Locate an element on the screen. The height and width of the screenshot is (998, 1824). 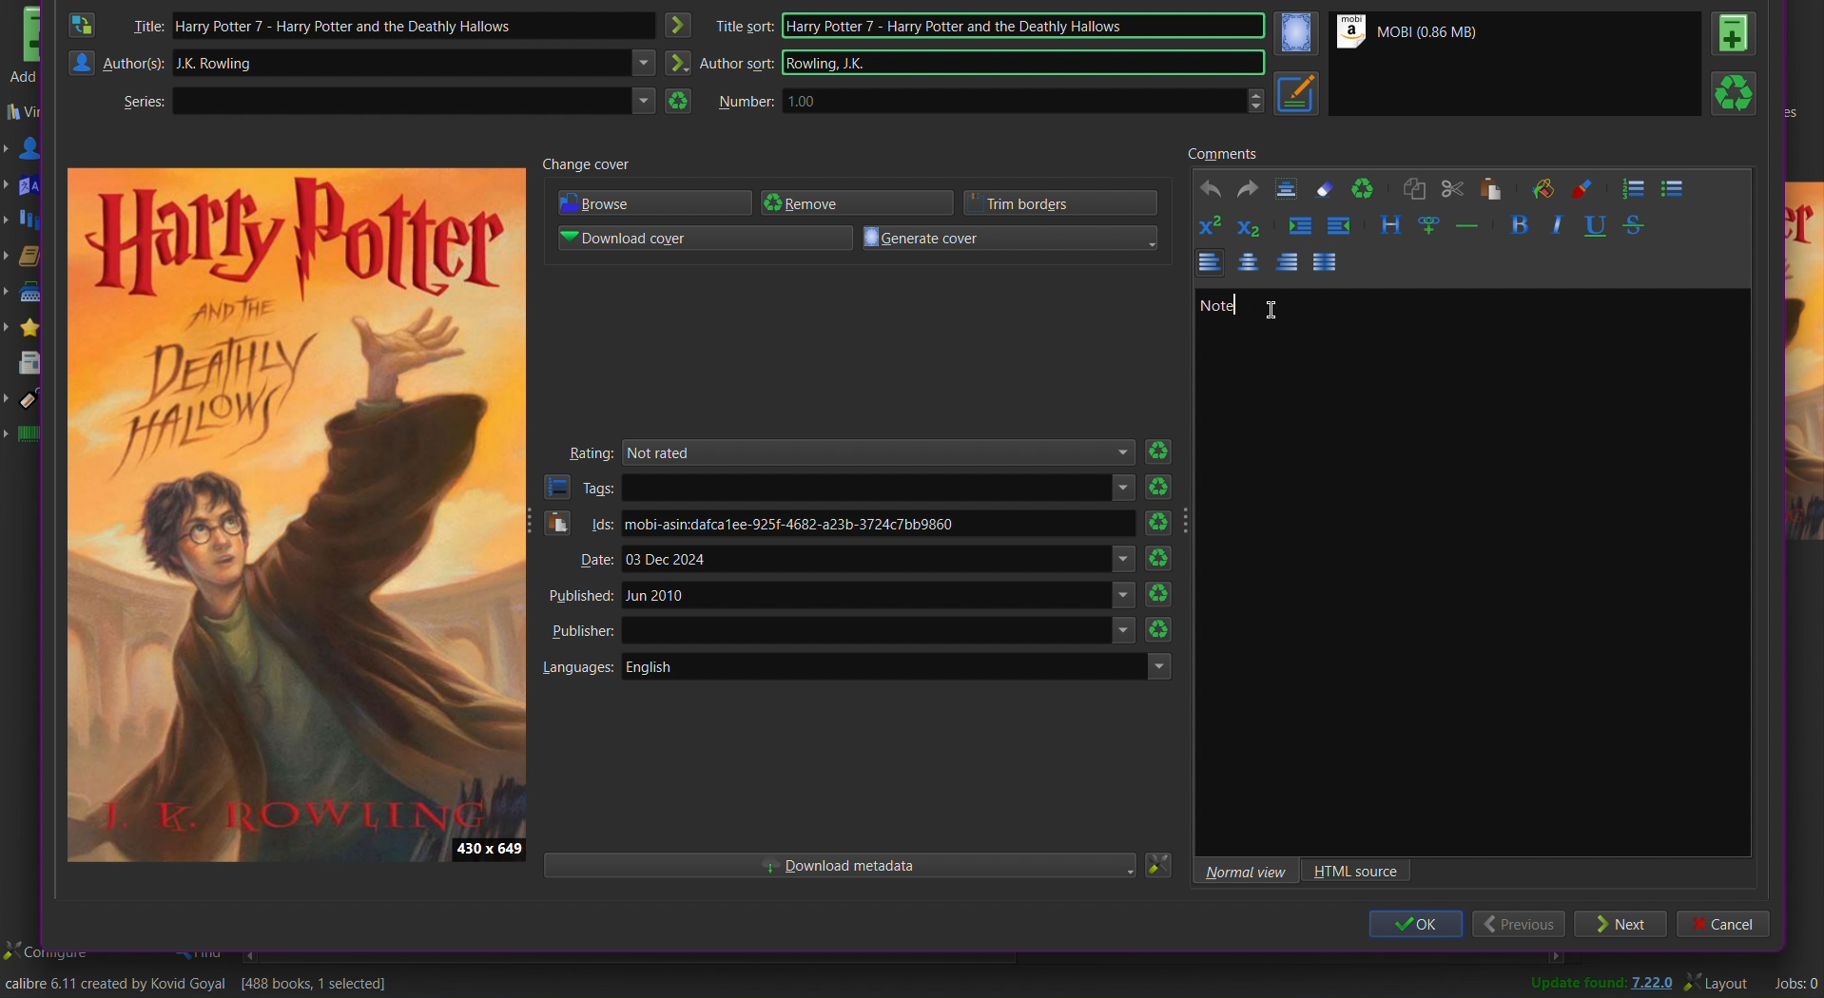
Insert link and image is located at coordinates (1429, 226).